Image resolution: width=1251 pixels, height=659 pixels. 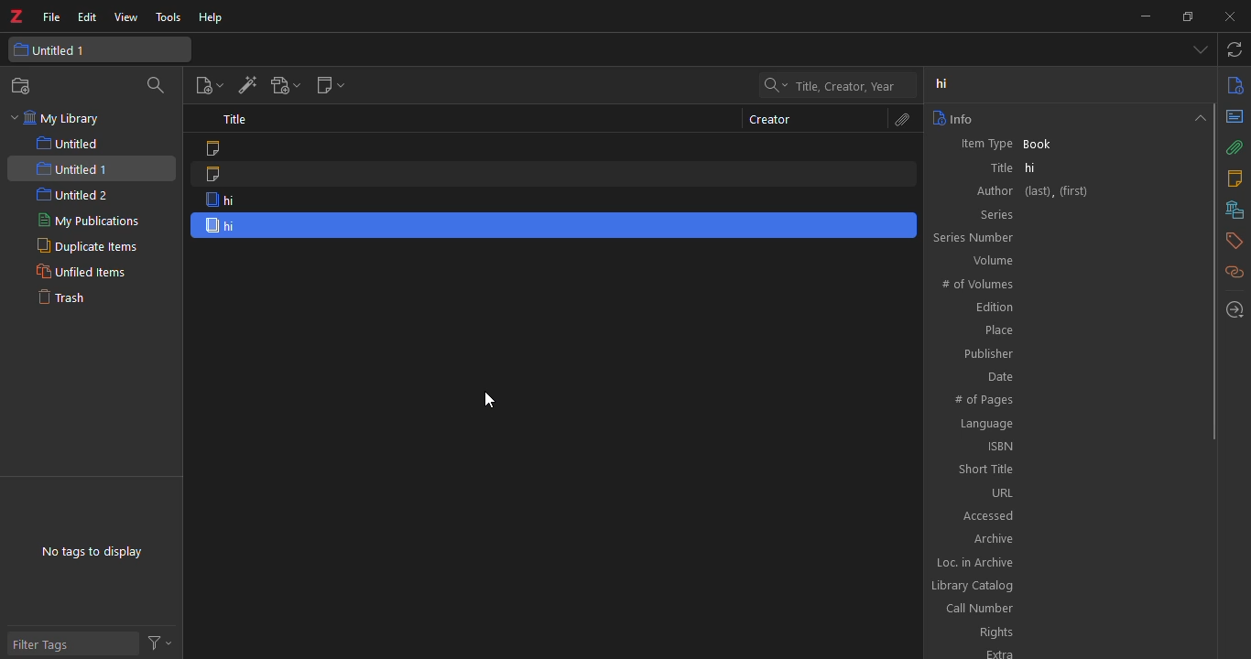 I want to click on edit, so click(x=84, y=18).